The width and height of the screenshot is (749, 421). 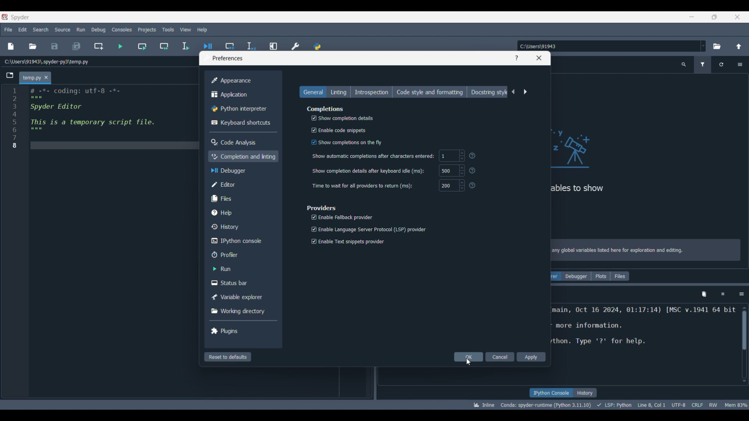 I want to click on Scrollbar, so click(x=744, y=334).